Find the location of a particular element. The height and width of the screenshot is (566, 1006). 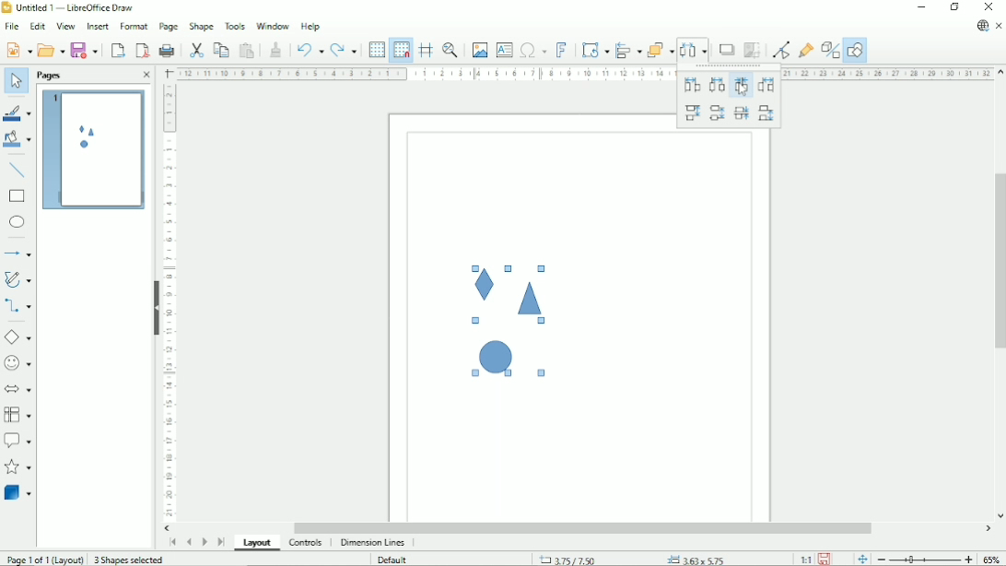

View is located at coordinates (65, 25).